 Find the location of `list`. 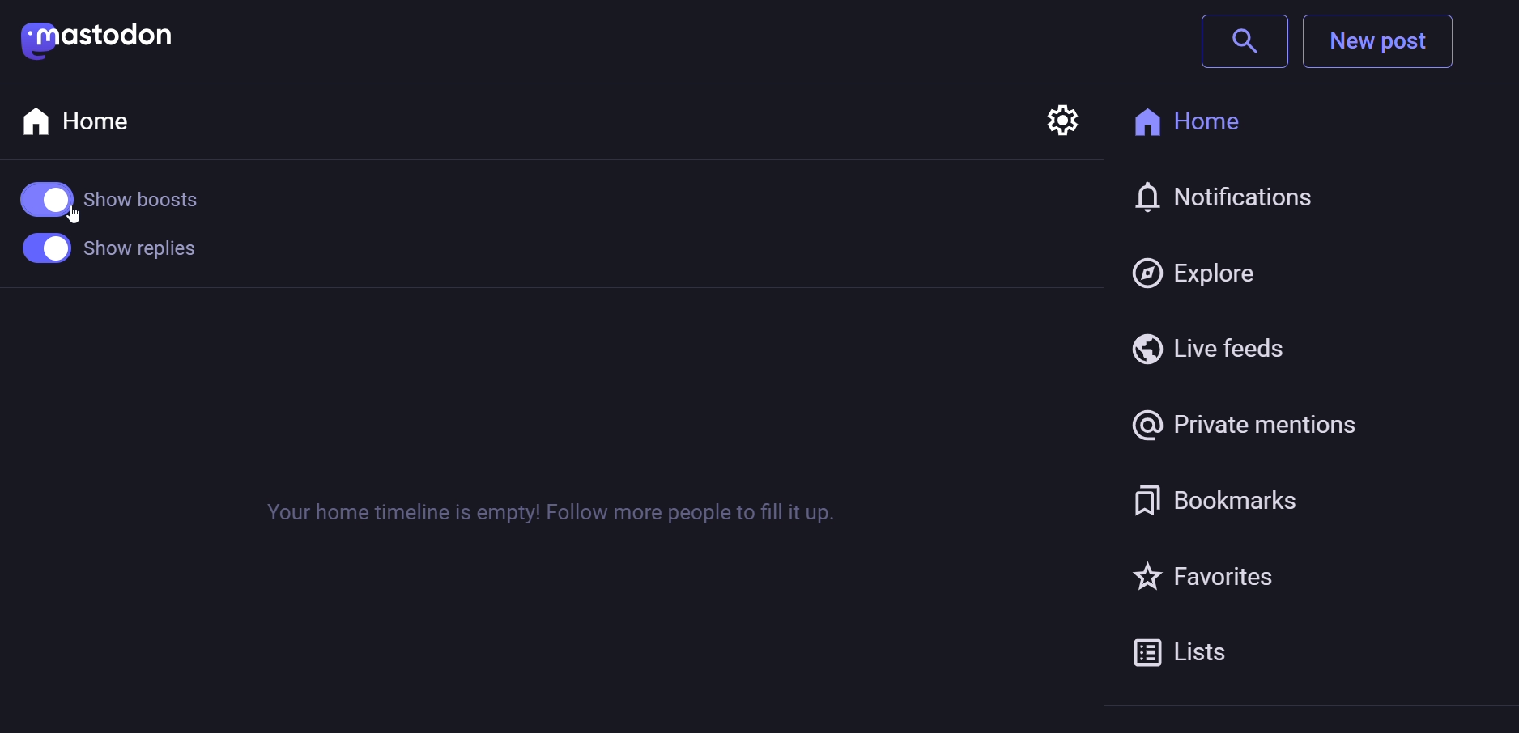

list is located at coordinates (1194, 650).